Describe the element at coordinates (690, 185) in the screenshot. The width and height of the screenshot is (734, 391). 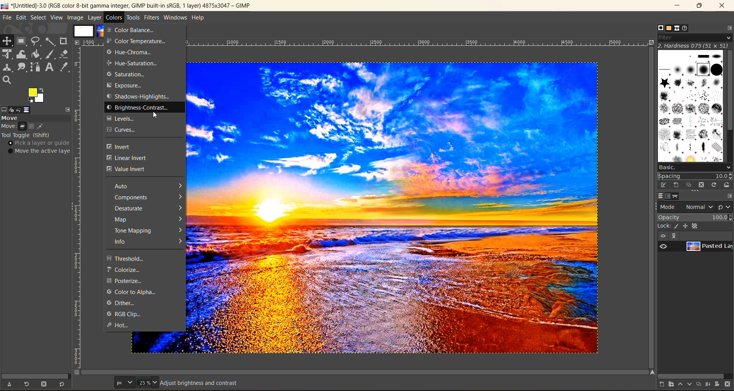
I see `duplicate brush` at that location.